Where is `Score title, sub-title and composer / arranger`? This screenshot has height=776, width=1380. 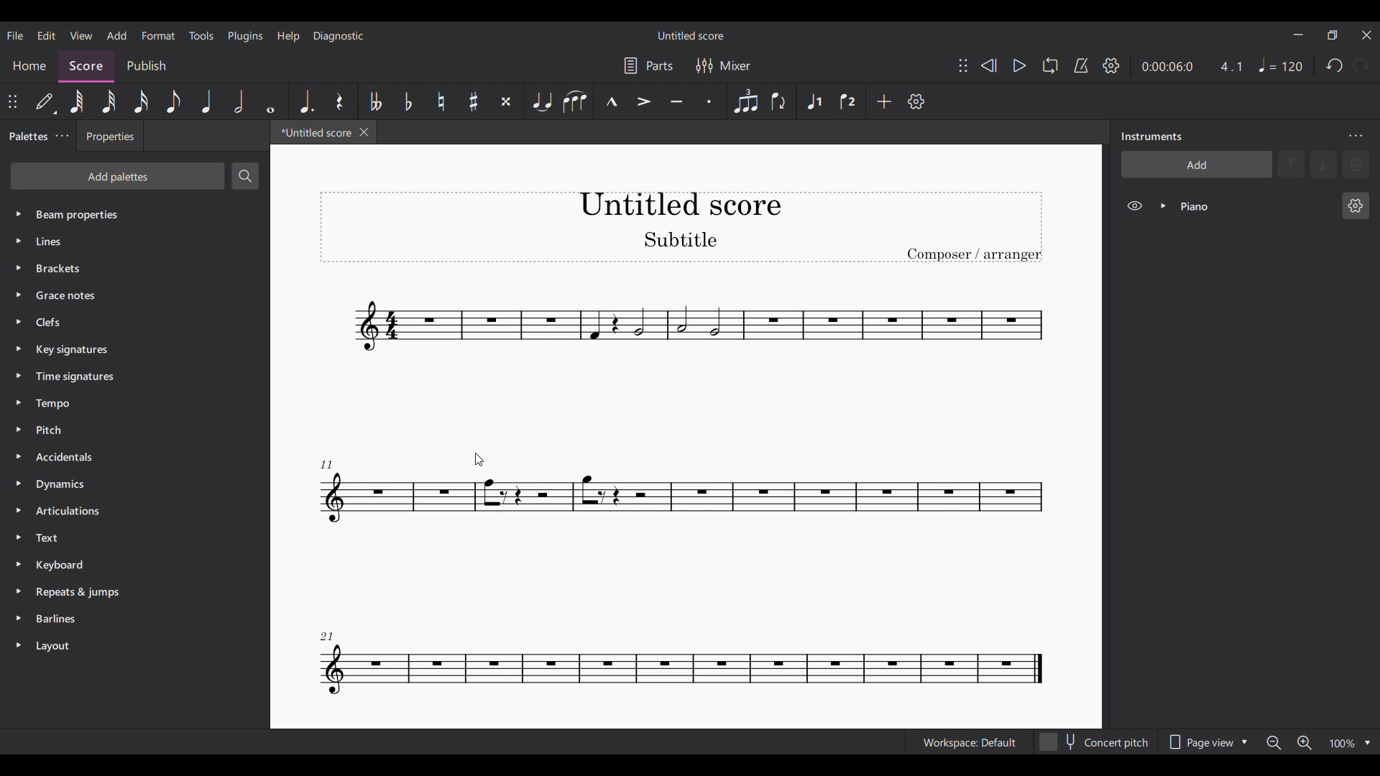
Score title, sub-title and composer / arranger is located at coordinates (681, 227).